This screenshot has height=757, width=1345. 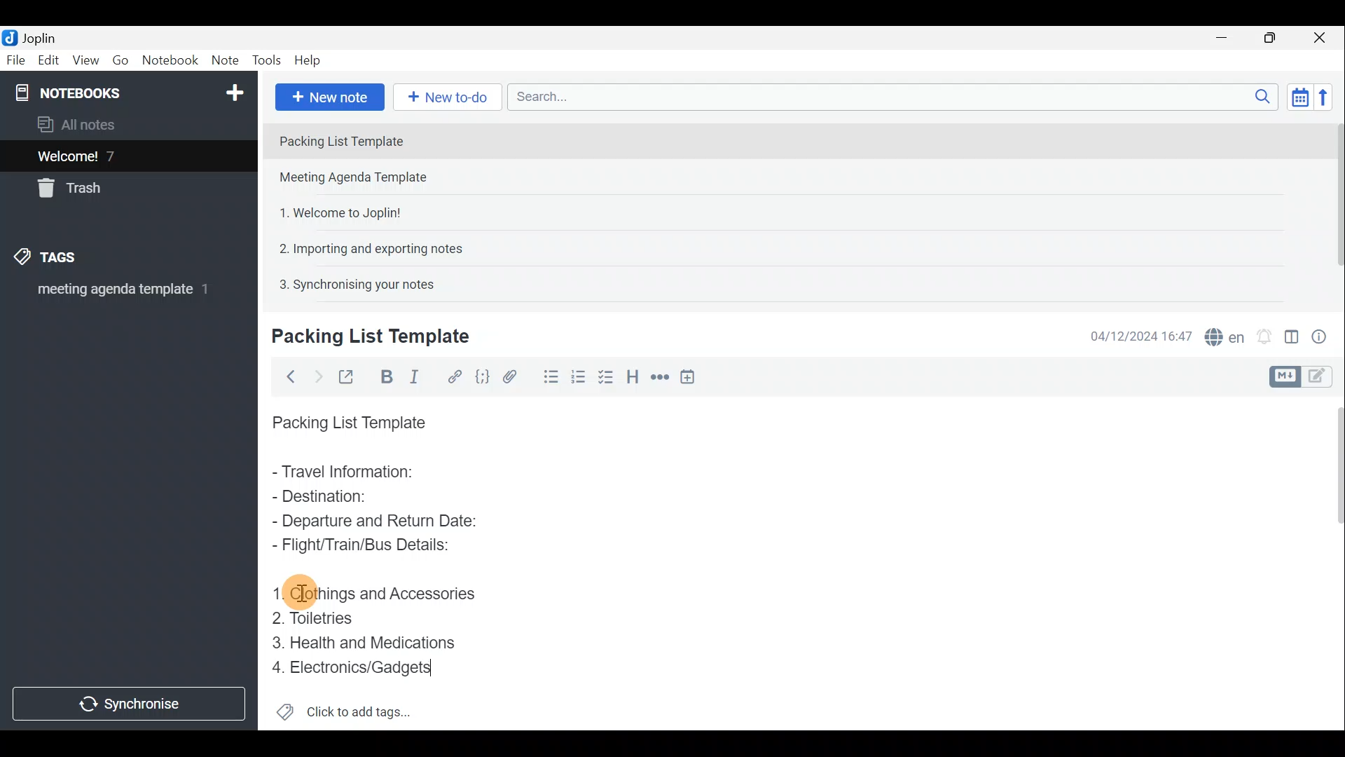 I want to click on Note 2, so click(x=367, y=179).